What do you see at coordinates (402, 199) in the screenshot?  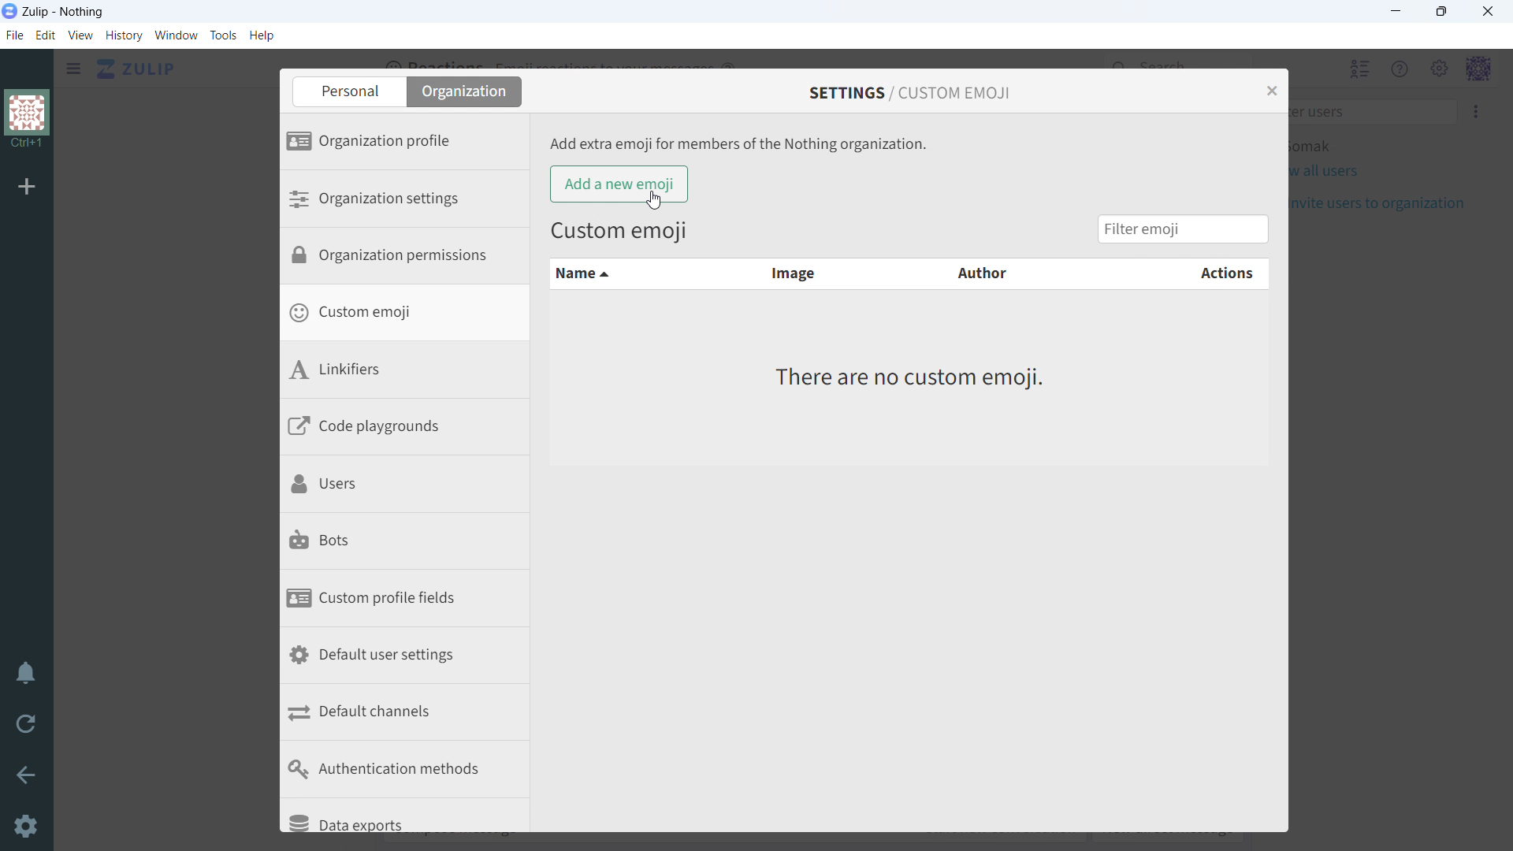 I see `organization settings` at bounding box center [402, 199].